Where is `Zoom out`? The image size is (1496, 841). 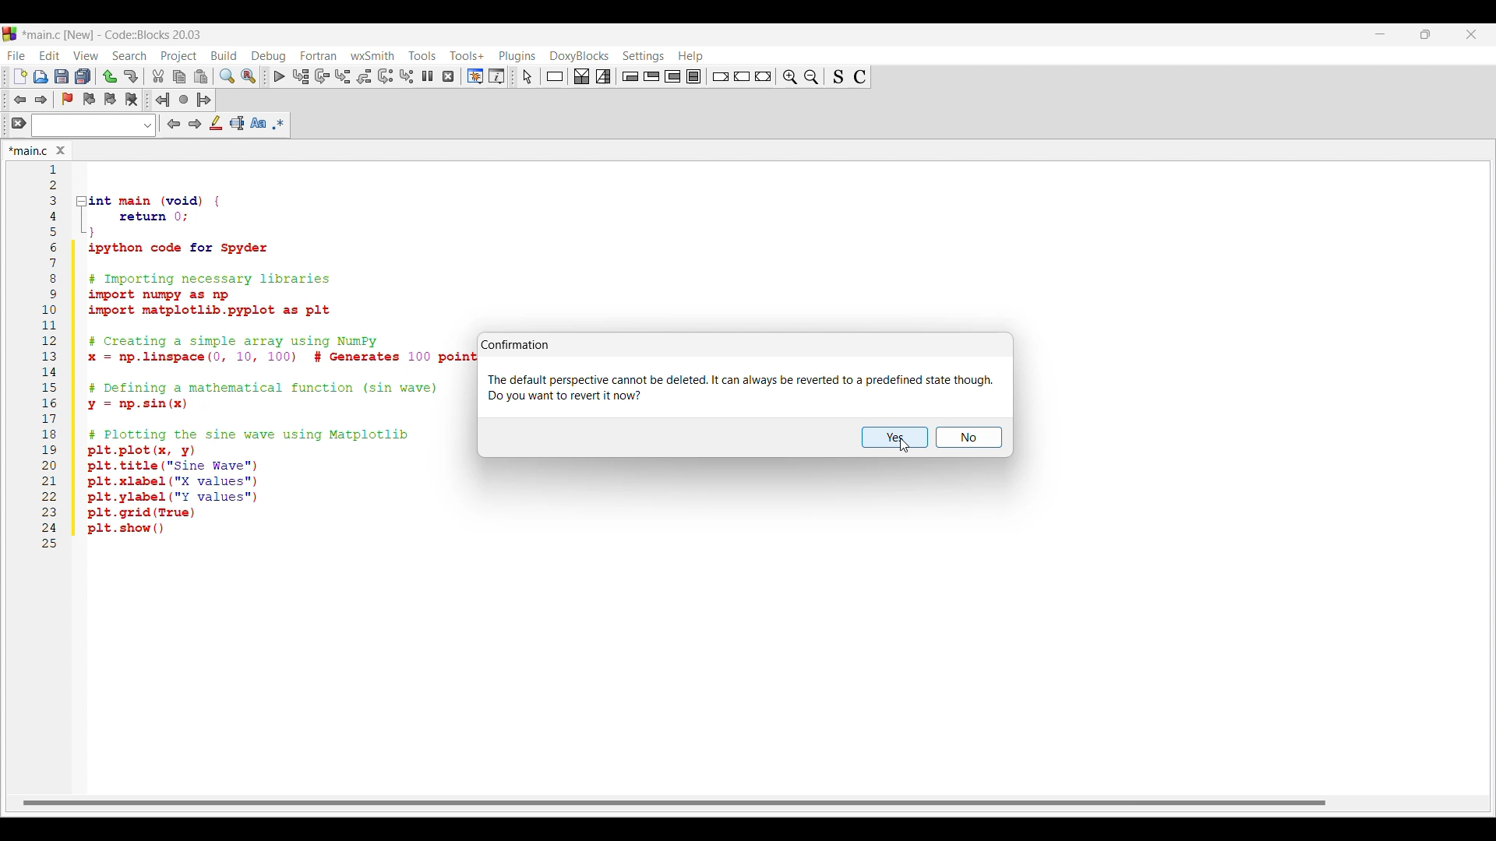 Zoom out is located at coordinates (812, 76).